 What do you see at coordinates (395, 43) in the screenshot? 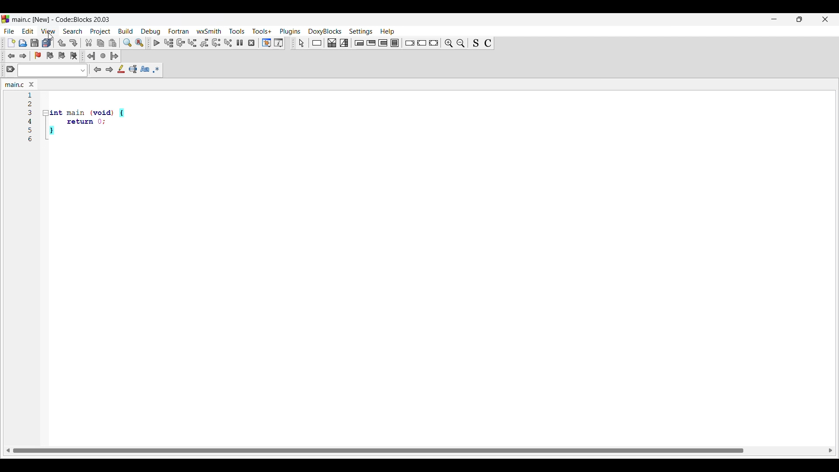
I see `Block instruction` at bounding box center [395, 43].